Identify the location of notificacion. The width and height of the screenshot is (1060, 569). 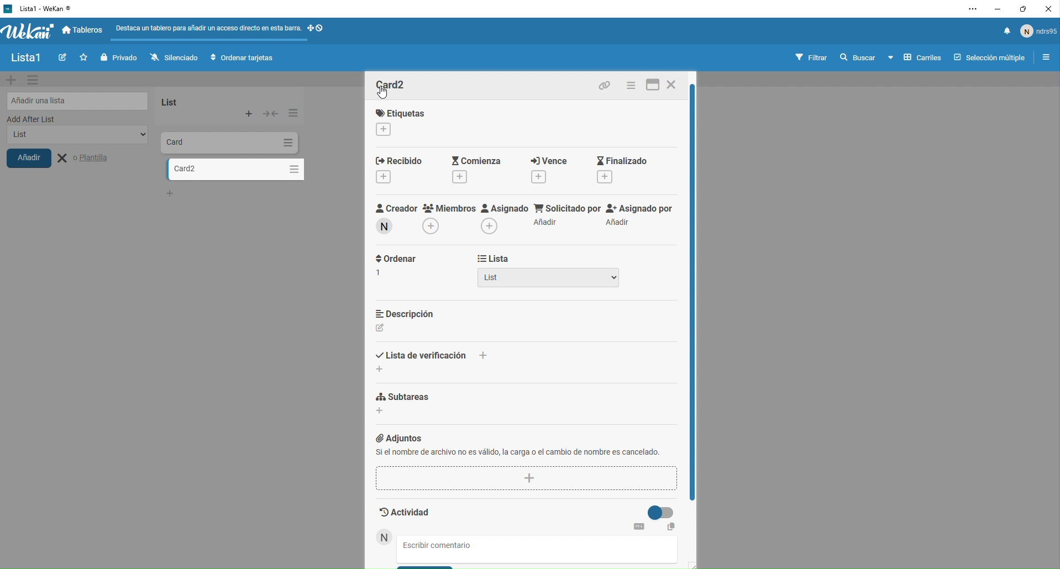
(1003, 34).